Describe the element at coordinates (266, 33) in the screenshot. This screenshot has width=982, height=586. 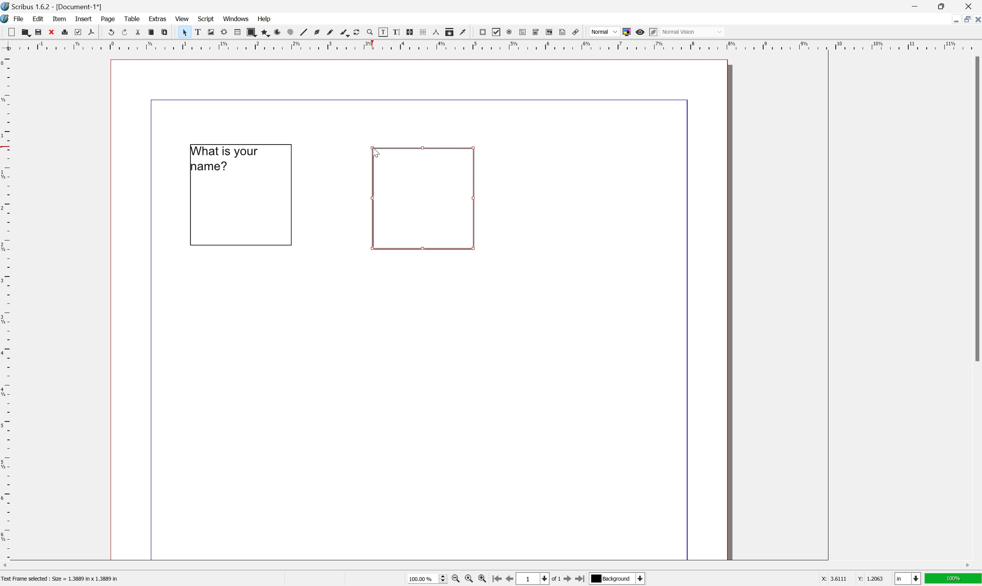
I see `polygon` at that location.